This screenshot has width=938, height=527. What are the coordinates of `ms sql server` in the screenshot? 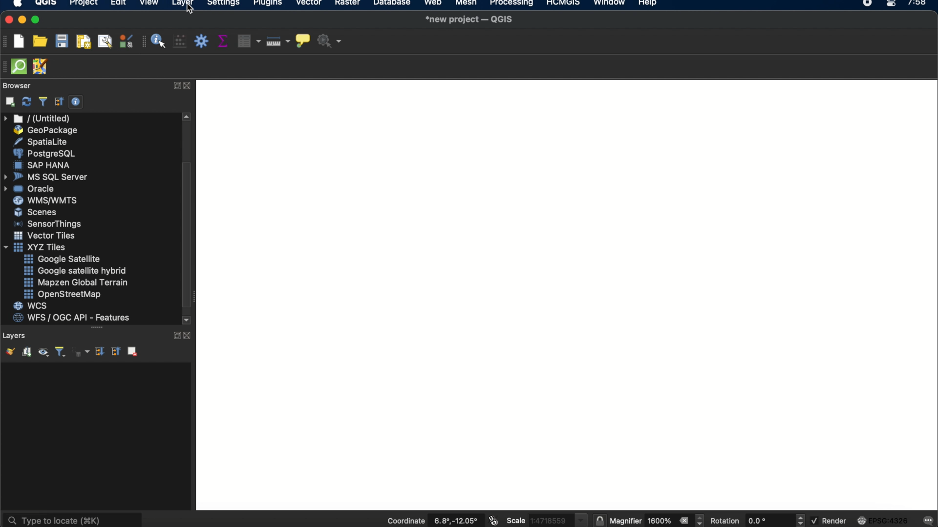 It's located at (47, 176).